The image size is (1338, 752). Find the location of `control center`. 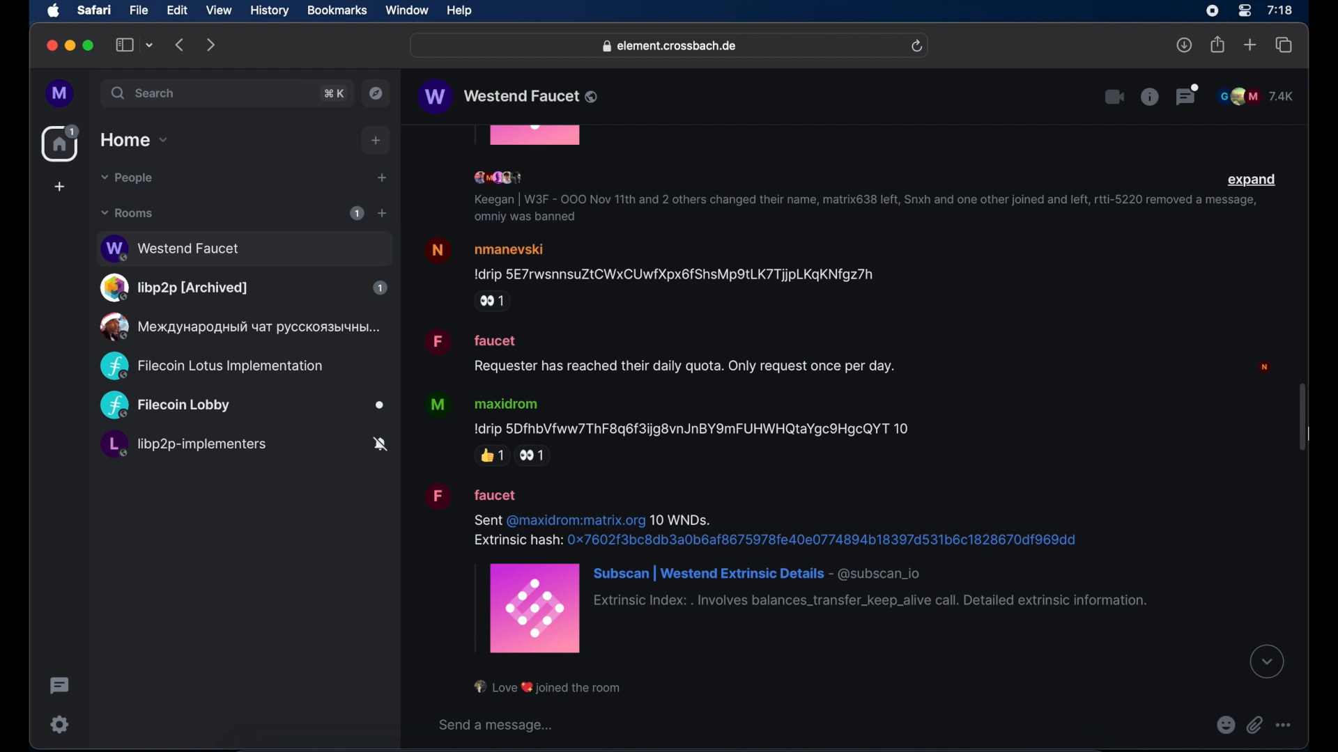

control center is located at coordinates (1243, 11).